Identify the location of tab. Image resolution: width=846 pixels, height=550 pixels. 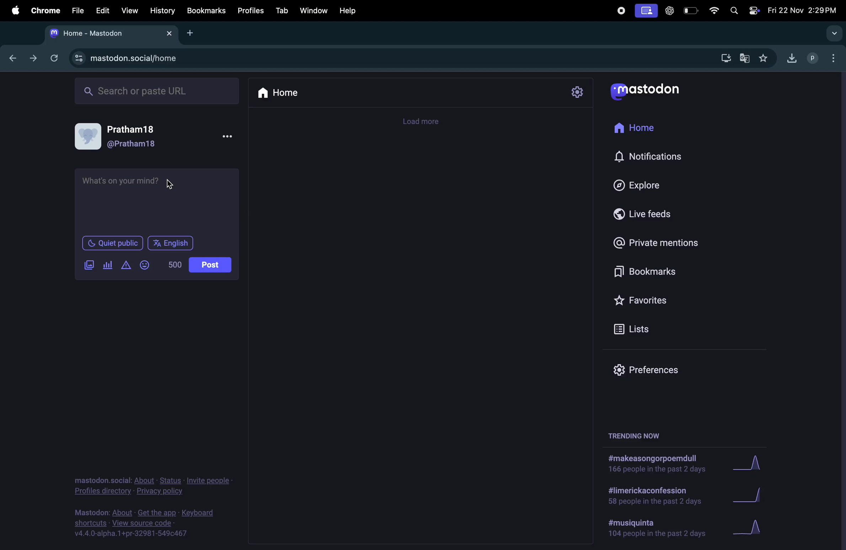
(280, 10).